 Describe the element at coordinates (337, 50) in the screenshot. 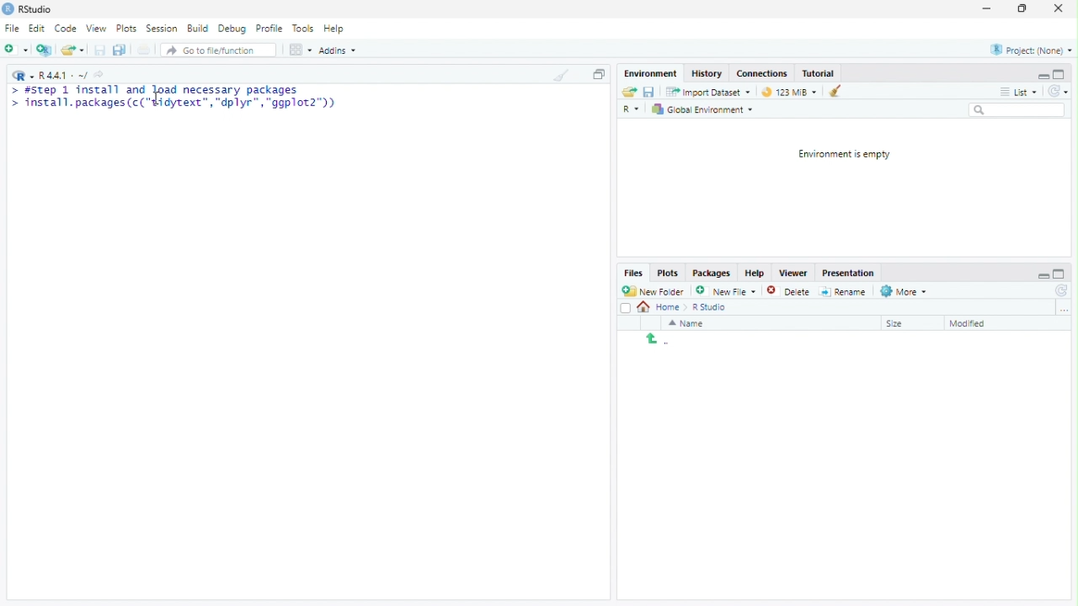

I see `Addins ~` at that location.